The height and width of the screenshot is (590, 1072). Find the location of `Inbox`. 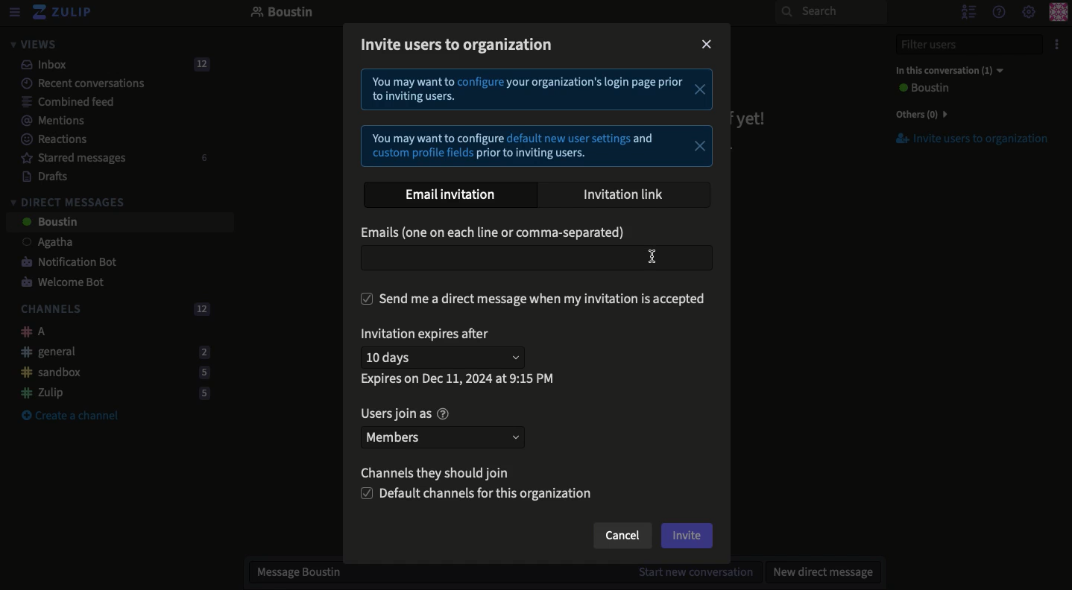

Inbox is located at coordinates (109, 65).